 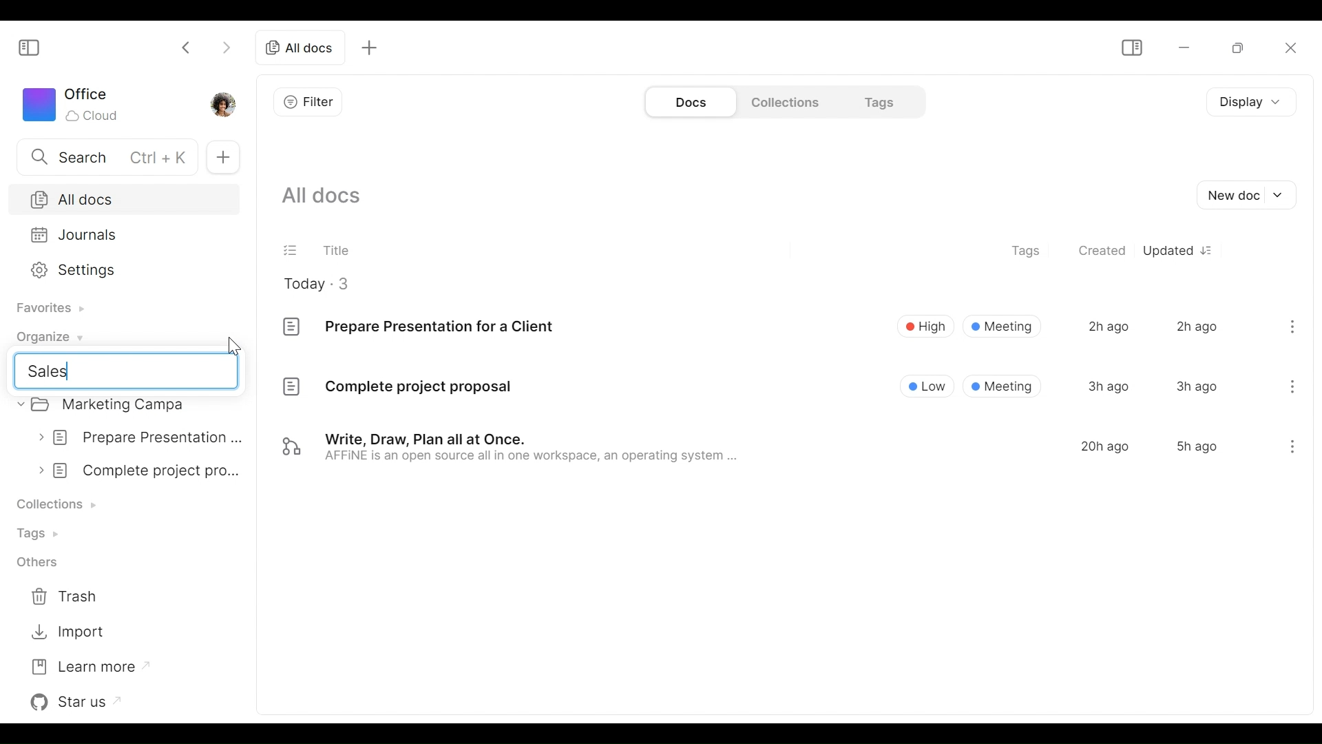 I want to click on New document, so click(x=1250, y=196).